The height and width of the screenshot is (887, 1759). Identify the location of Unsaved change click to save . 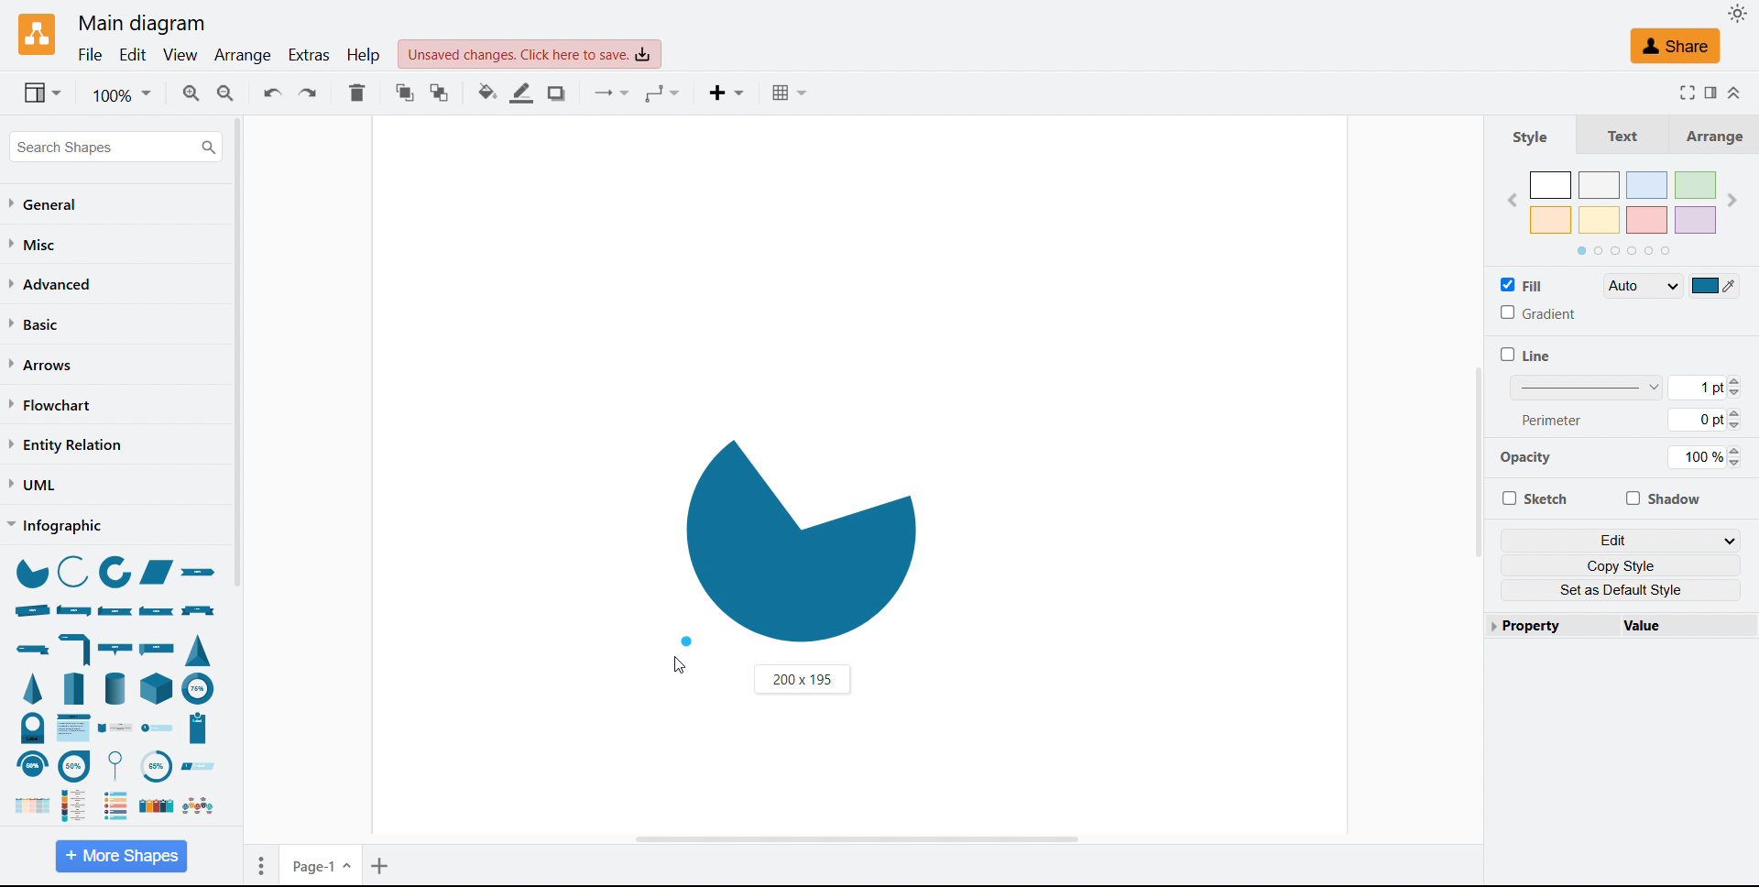
(530, 54).